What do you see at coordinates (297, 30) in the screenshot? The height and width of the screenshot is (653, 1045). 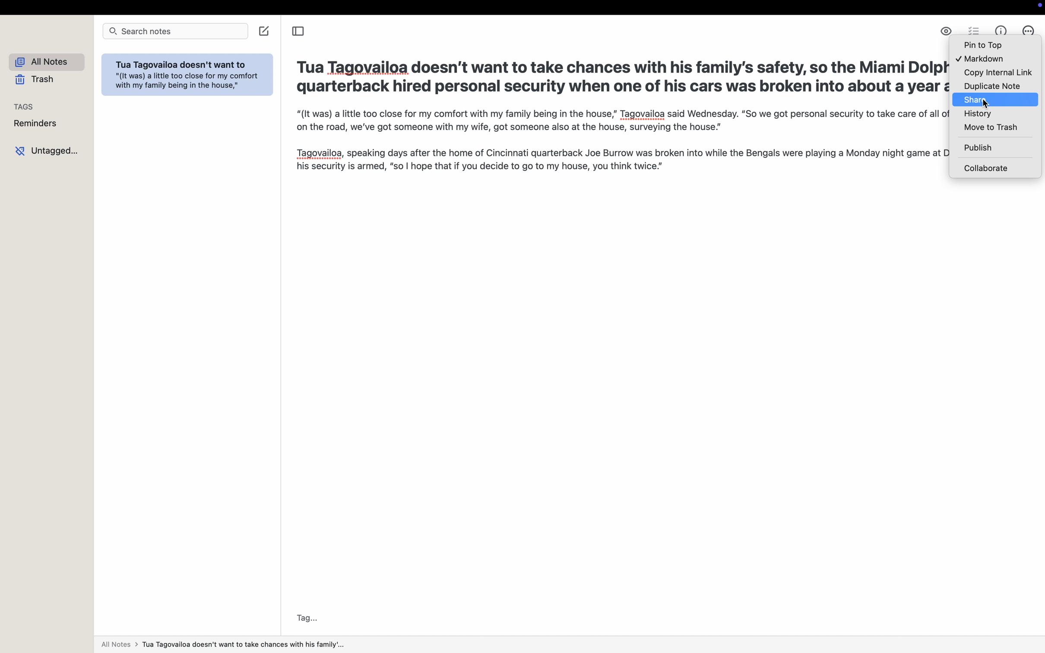 I see `toggle sidebar` at bounding box center [297, 30].